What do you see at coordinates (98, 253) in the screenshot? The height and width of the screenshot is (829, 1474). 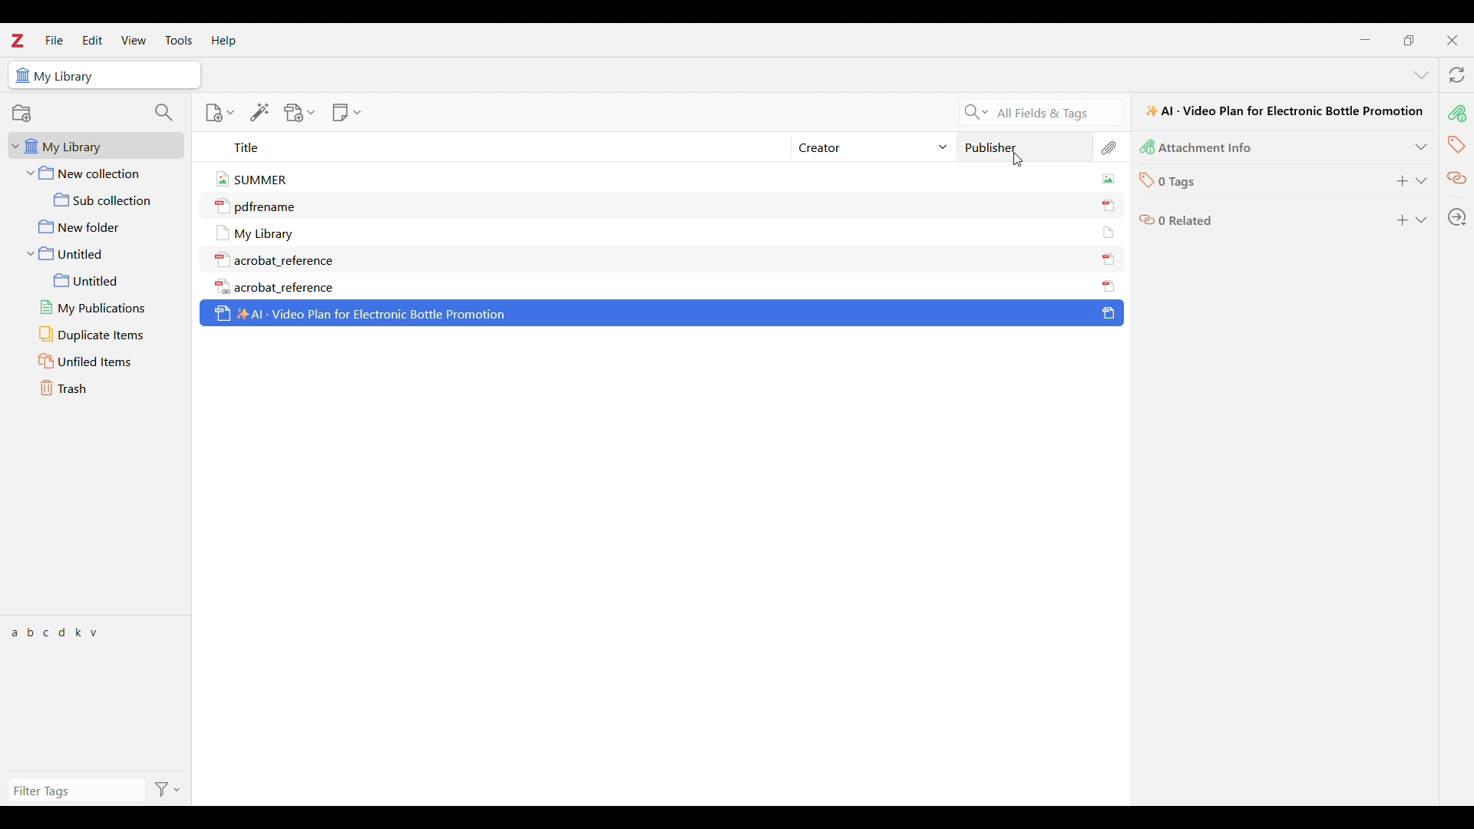 I see `Untitled` at bounding box center [98, 253].